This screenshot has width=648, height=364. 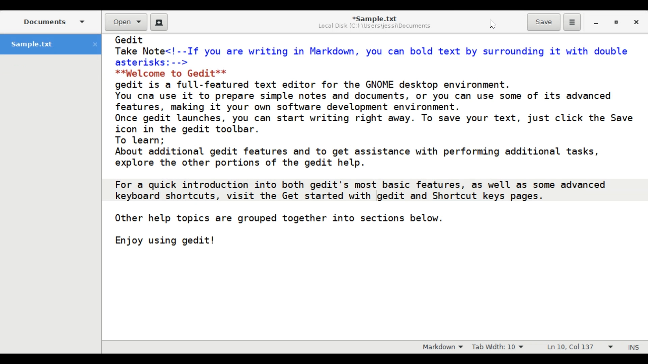 What do you see at coordinates (442, 346) in the screenshot?
I see `markdown` at bounding box center [442, 346].